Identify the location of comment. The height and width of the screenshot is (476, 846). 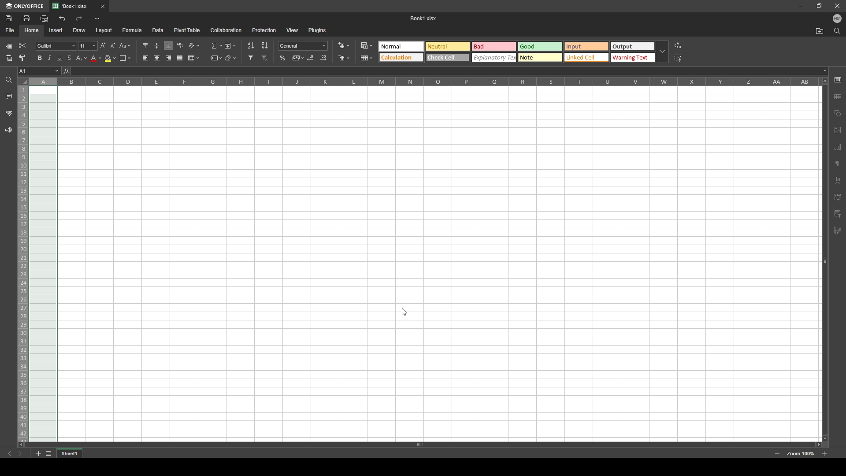
(838, 213).